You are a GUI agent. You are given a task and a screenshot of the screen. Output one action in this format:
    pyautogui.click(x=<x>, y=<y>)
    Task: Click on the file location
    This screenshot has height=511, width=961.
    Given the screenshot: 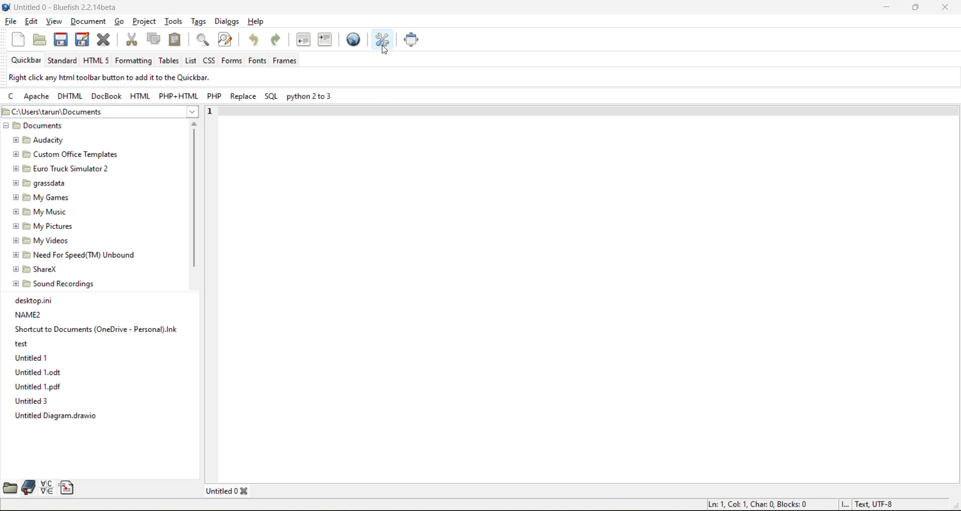 What is the action you would take?
    pyautogui.click(x=98, y=113)
    